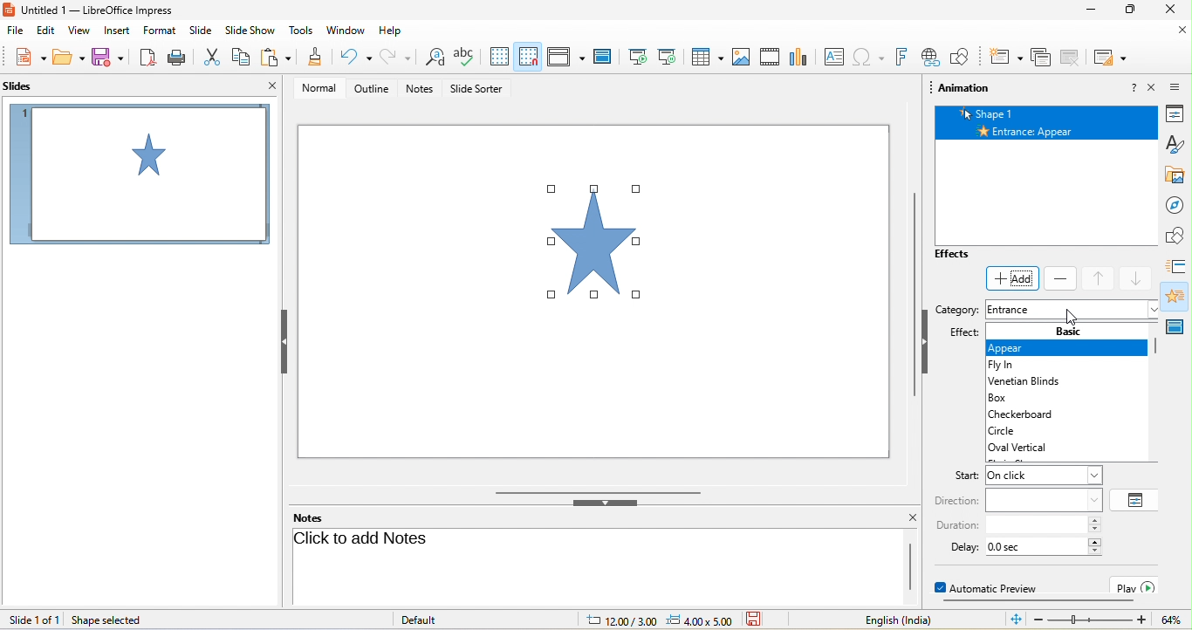 The image size is (1192, 630). Describe the element at coordinates (77, 31) in the screenshot. I see `view` at that location.